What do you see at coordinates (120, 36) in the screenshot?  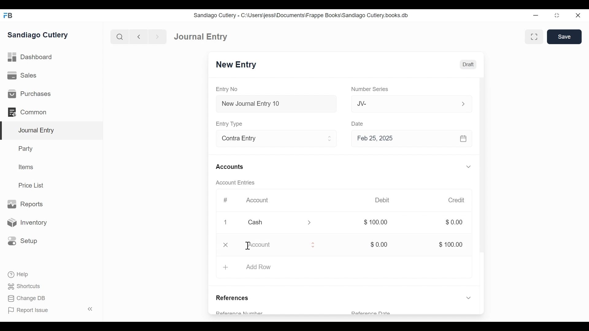 I see `Search` at bounding box center [120, 36].